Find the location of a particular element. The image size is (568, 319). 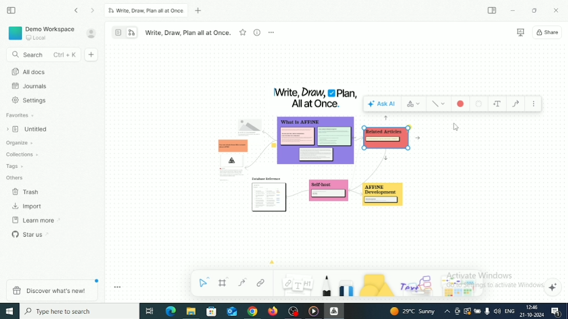

Write, Draw, Plan all at Once is located at coordinates (146, 10).